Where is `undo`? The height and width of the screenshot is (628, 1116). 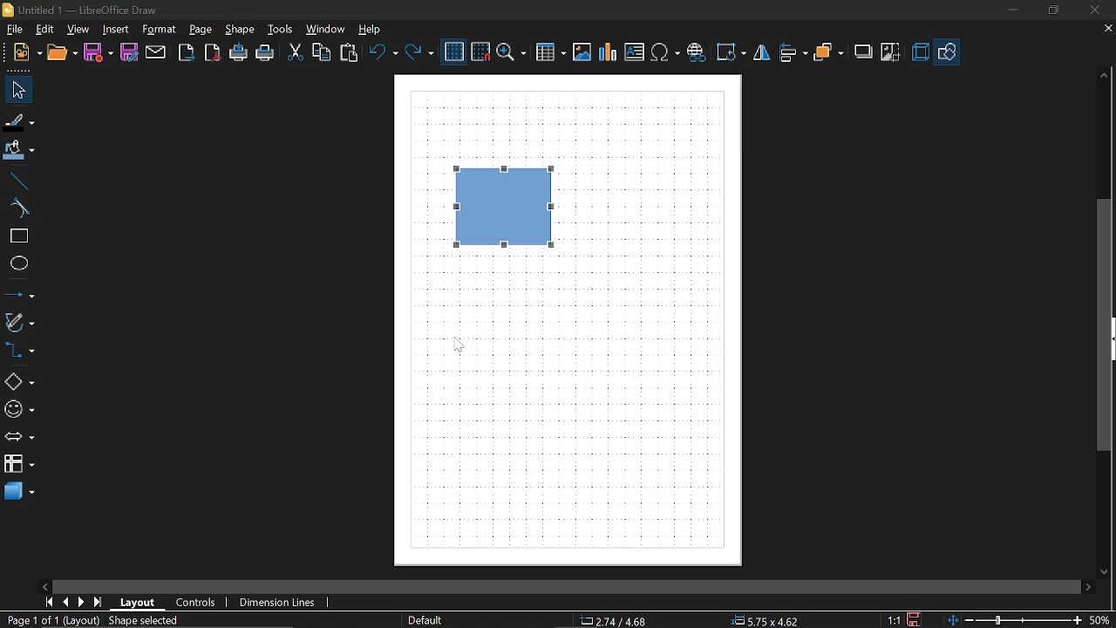 undo is located at coordinates (383, 52).